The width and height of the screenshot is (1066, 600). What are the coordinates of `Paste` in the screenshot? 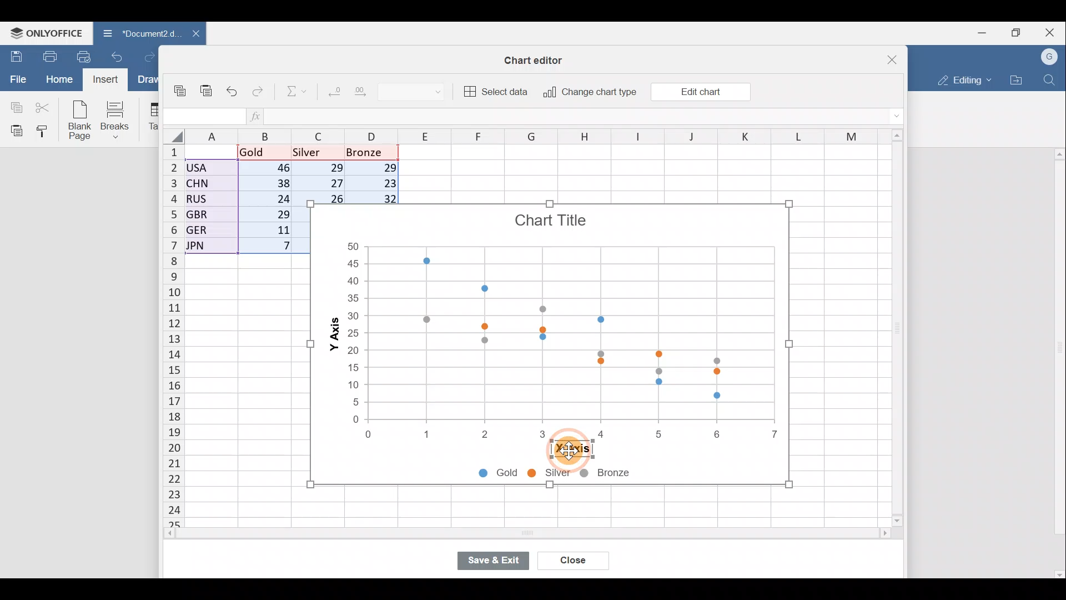 It's located at (205, 86).